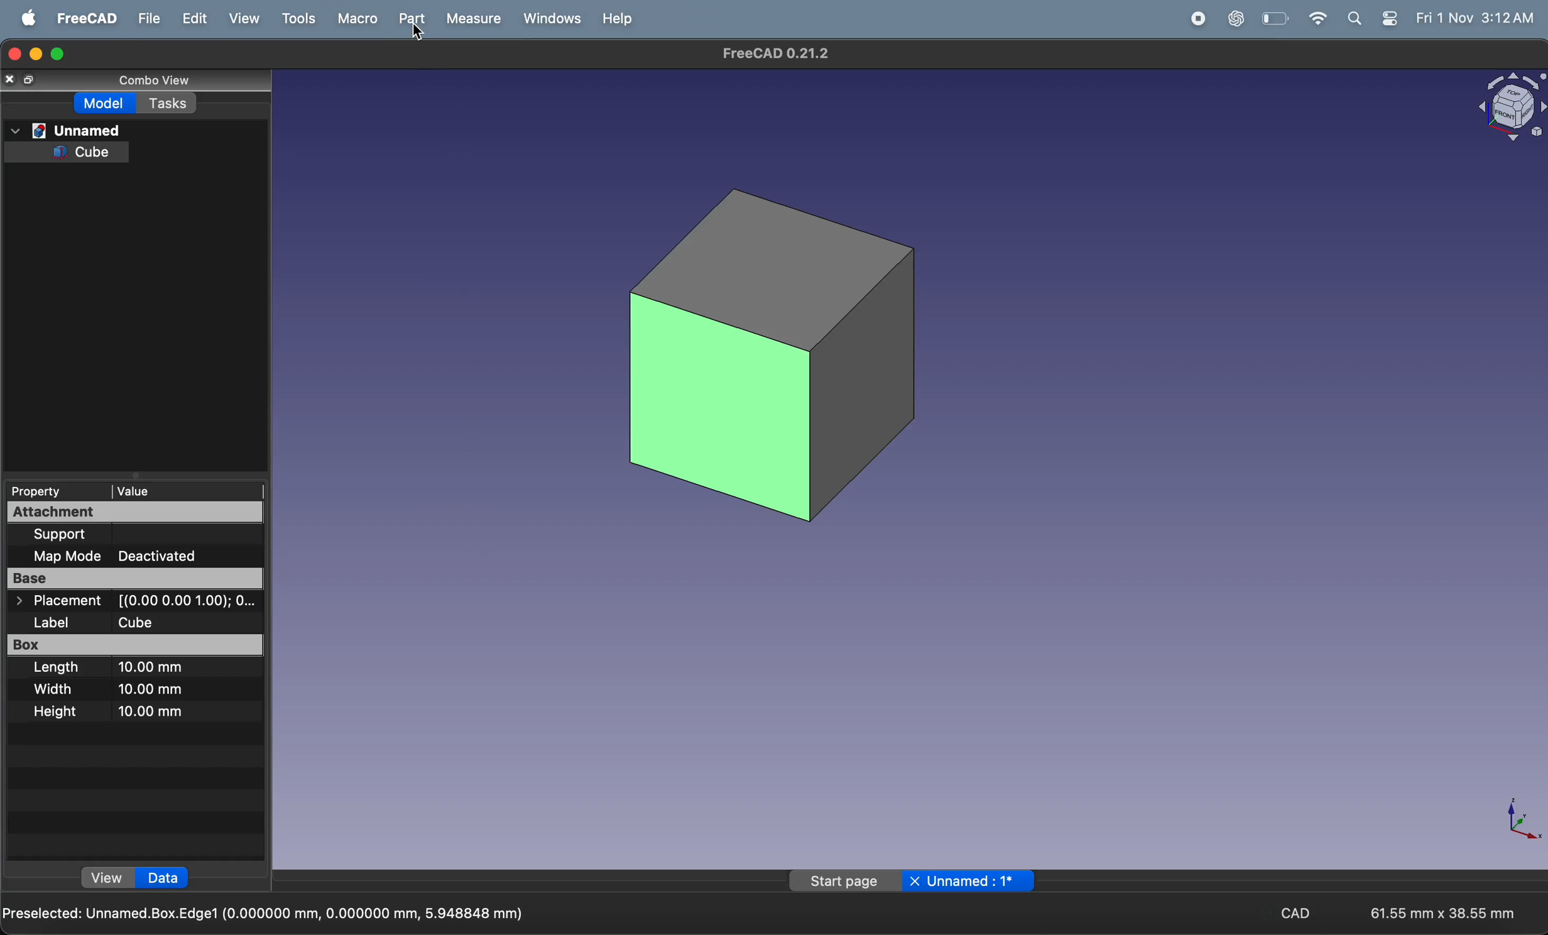 This screenshot has height=935, width=1548. What do you see at coordinates (844, 882) in the screenshot?
I see `start page` at bounding box center [844, 882].